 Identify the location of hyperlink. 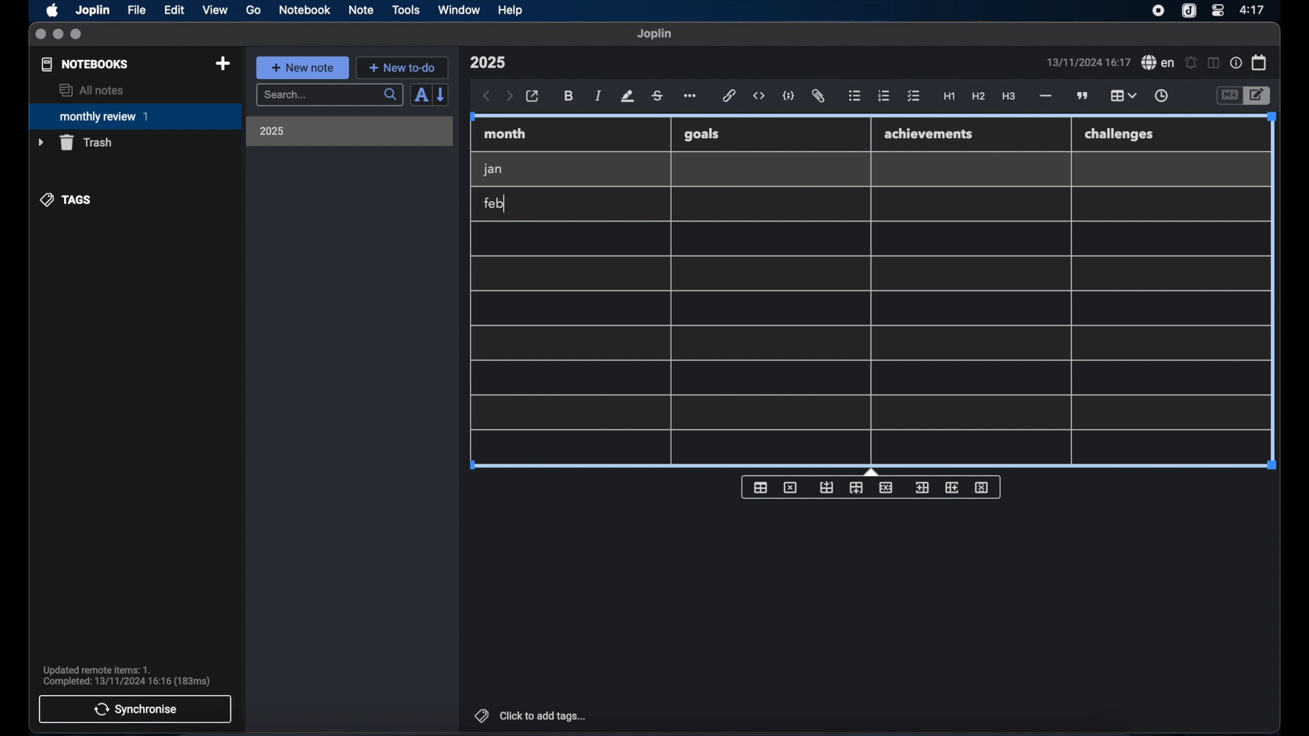
(729, 95).